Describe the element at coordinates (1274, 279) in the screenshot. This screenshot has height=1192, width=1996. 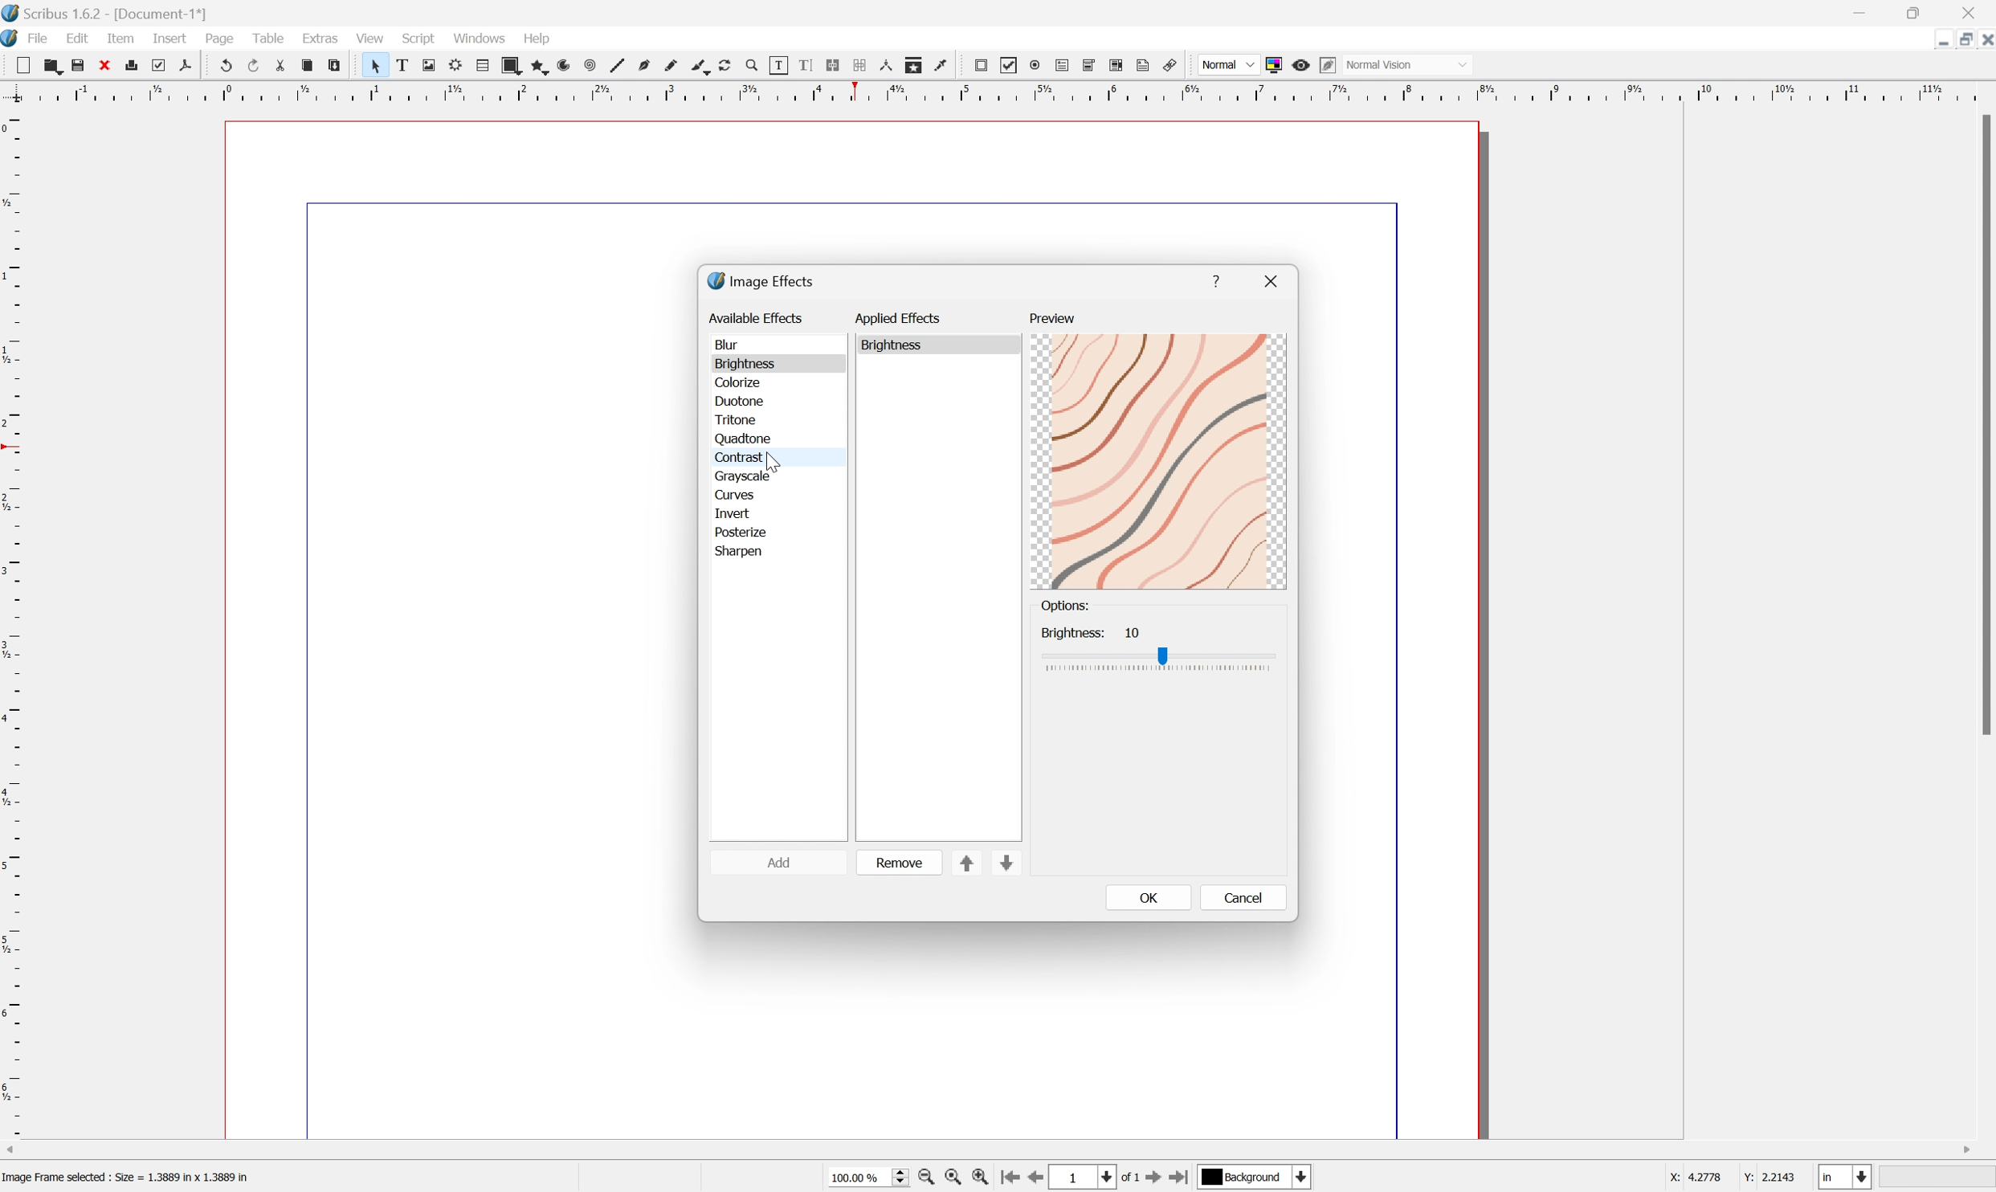
I see `close` at that location.